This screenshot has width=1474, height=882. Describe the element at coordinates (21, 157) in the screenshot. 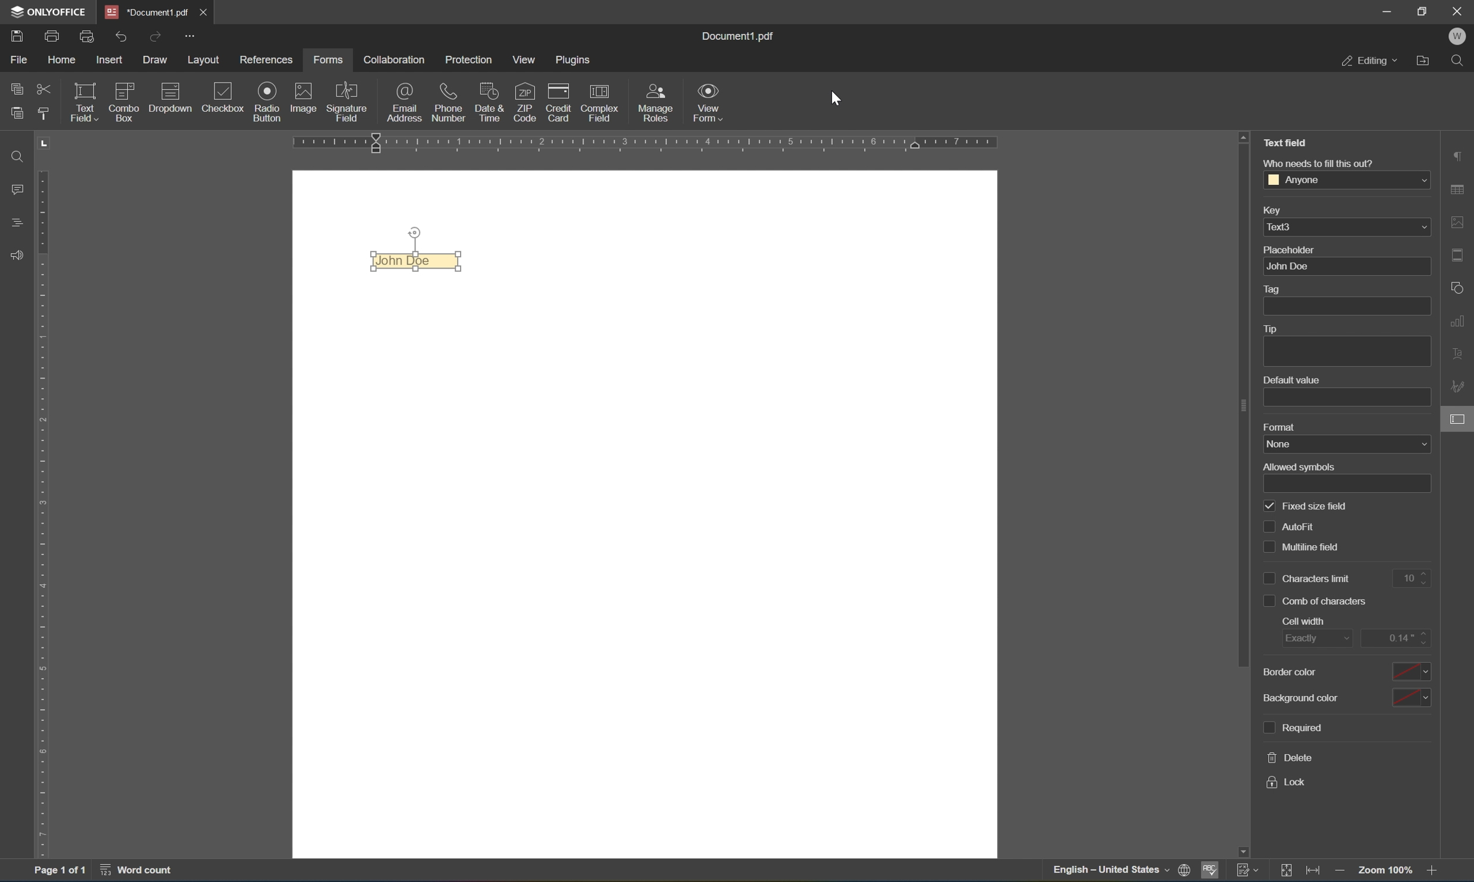

I see `find` at that location.